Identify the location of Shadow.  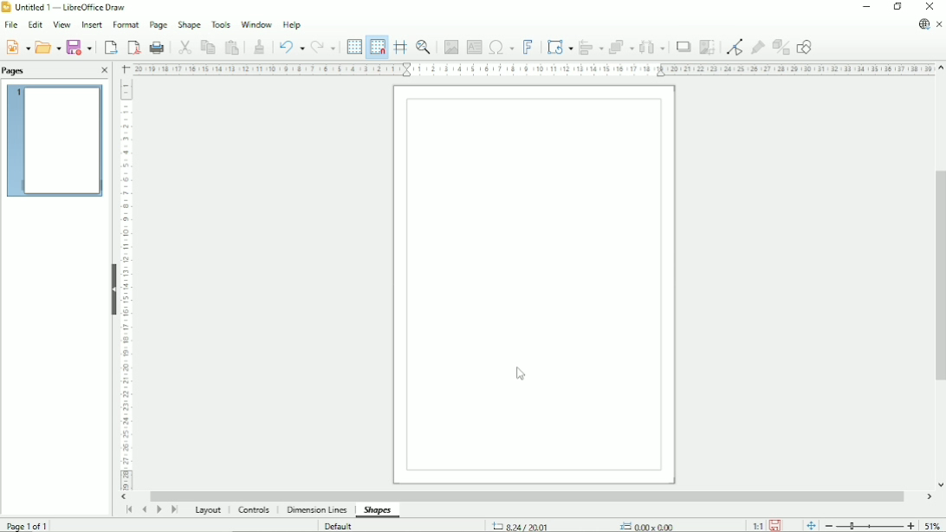
(682, 48).